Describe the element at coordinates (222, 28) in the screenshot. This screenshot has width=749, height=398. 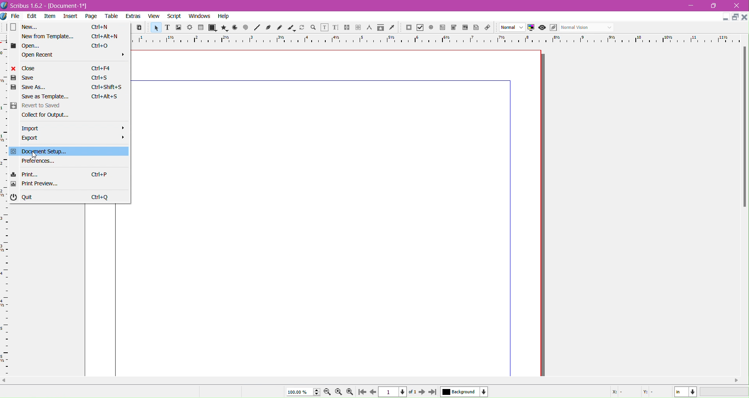
I see `polygon` at that location.